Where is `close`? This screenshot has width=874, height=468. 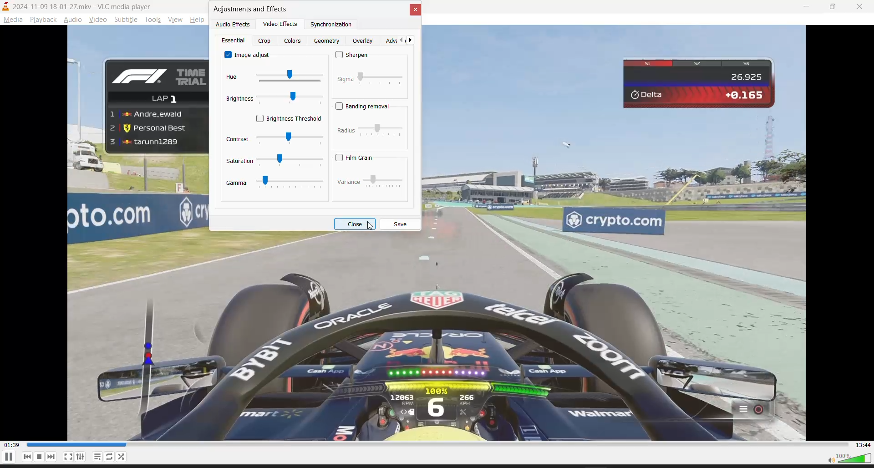 close is located at coordinates (354, 224).